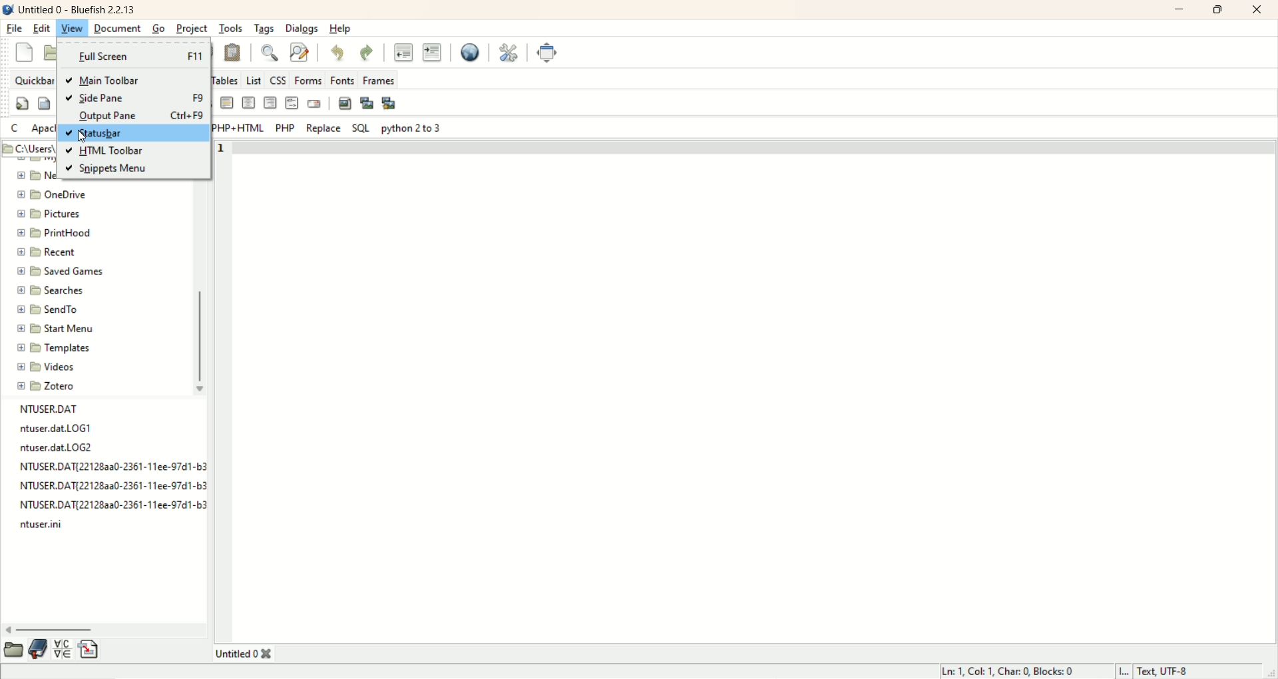 Image resolution: width=1278 pixels, height=679 pixels. Describe the element at coordinates (113, 80) in the screenshot. I see `main toolbar` at that location.